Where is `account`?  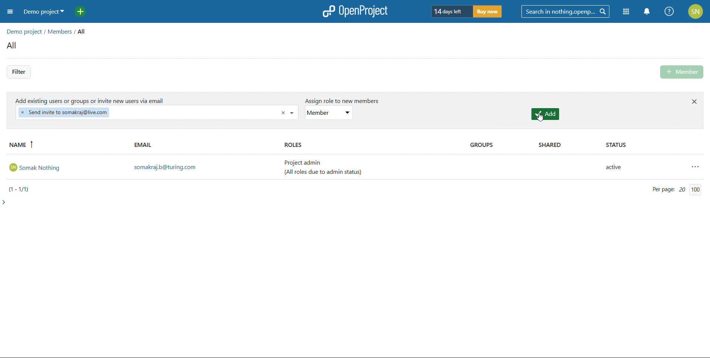
account is located at coordinates (696, 11).